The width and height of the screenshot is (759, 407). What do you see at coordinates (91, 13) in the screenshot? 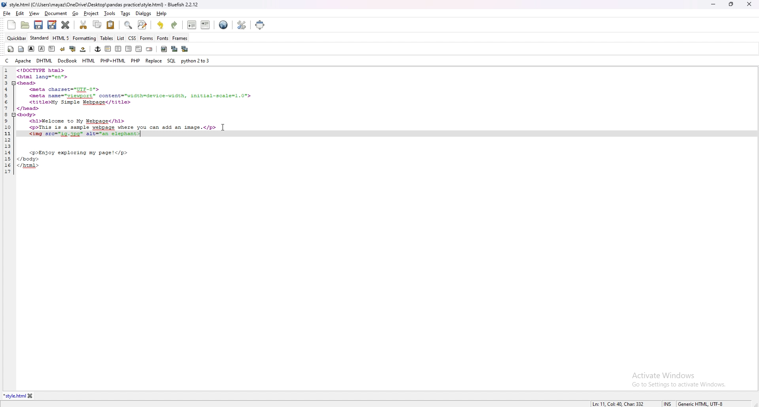
I see `project` at bounding box center [91, 13].